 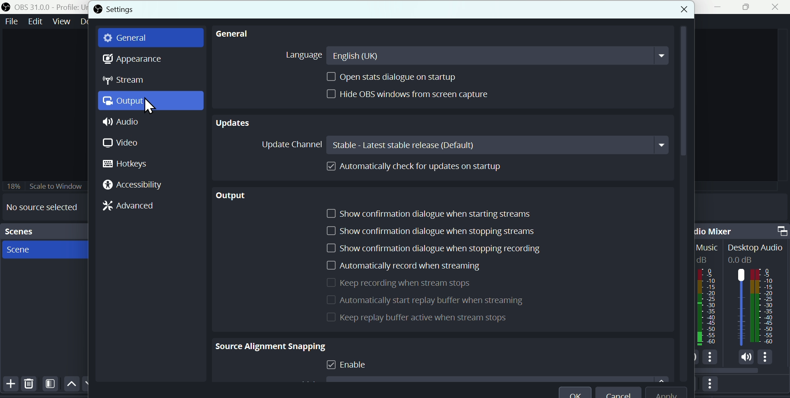 I want to click on Stream, so click(x=128, y=80).